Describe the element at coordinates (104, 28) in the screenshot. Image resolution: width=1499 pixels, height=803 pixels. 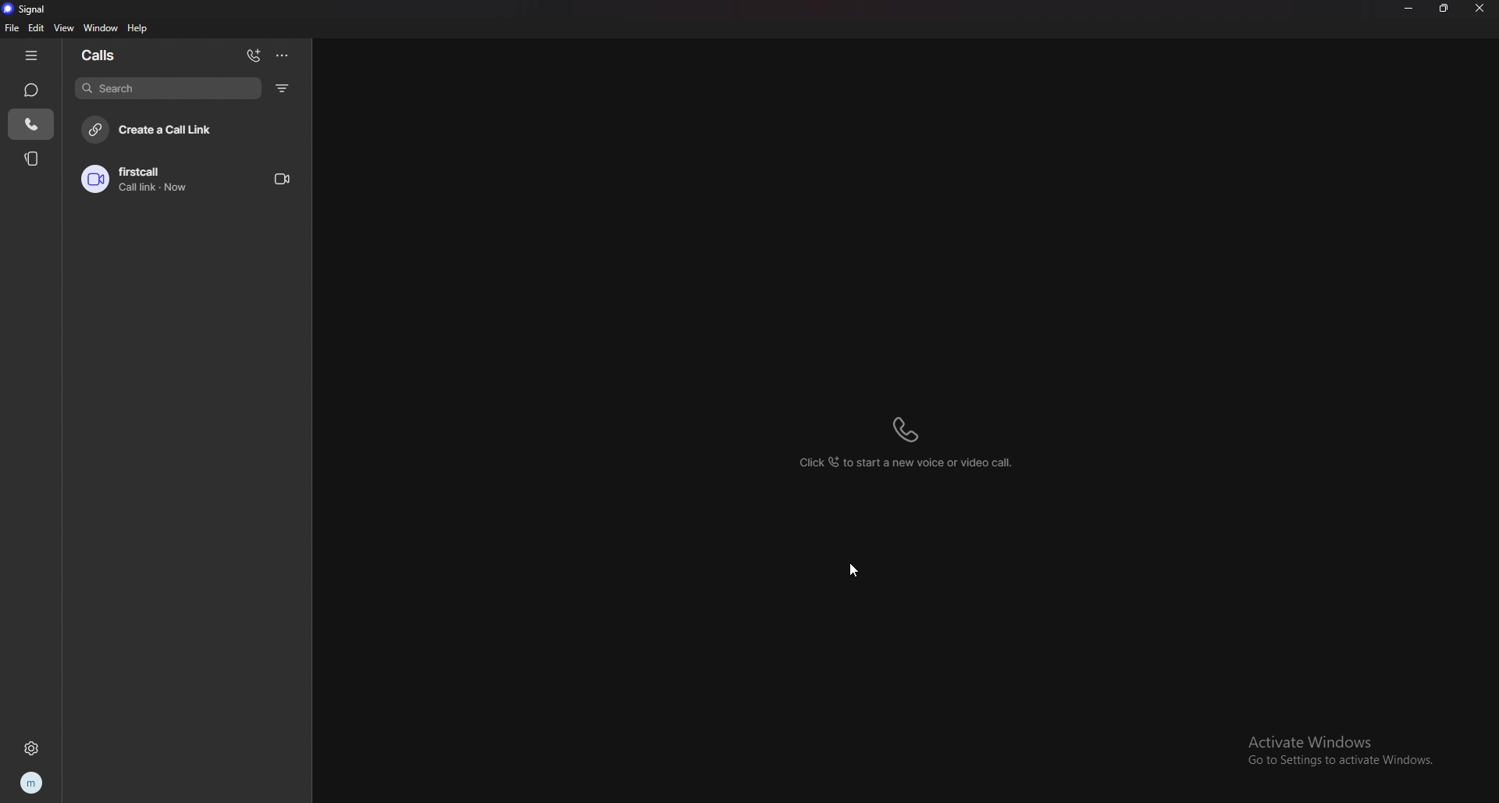
I see `window` at that location.